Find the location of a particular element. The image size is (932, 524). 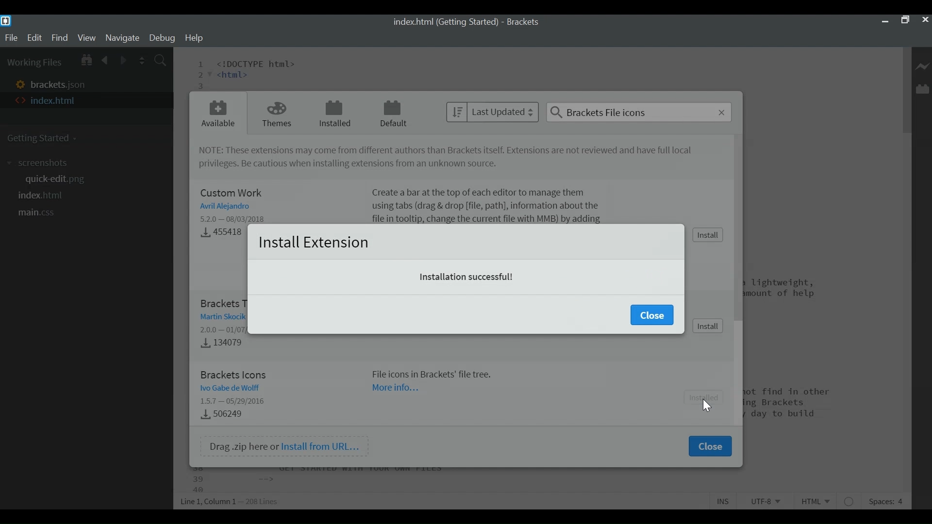

Navigate Forward is located at coordinates (123, 60).